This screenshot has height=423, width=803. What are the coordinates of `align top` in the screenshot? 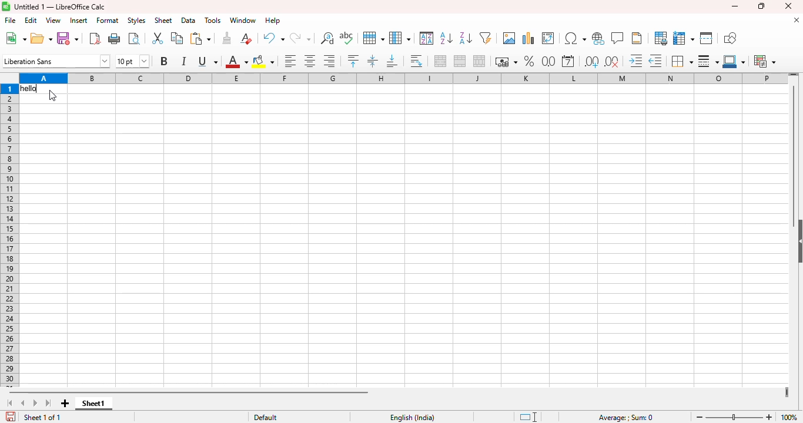 It's located at (353, 61).